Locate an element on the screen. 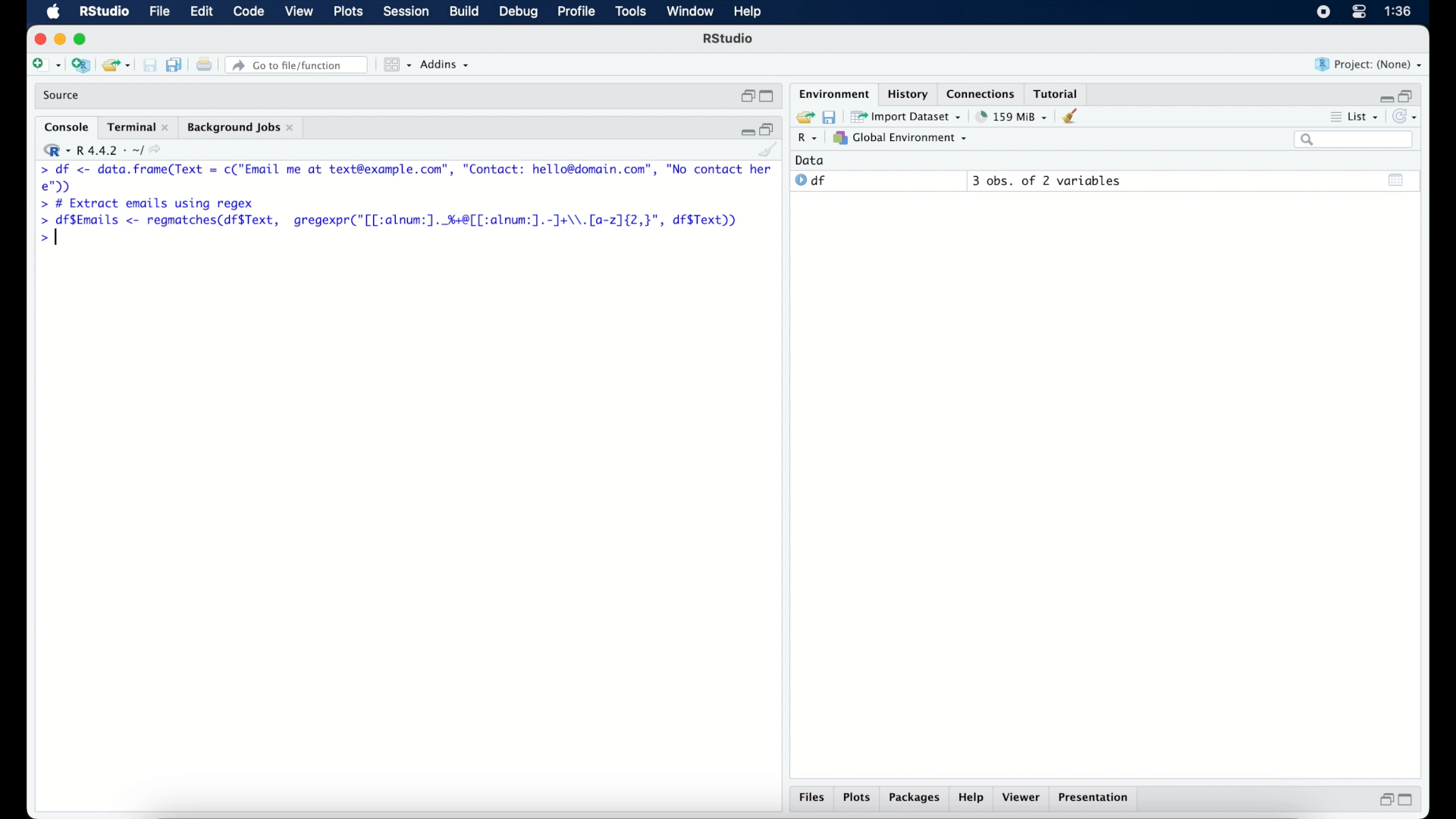 This screenshot has width=1456, height=819. addins is located at coordinates (446, 65).